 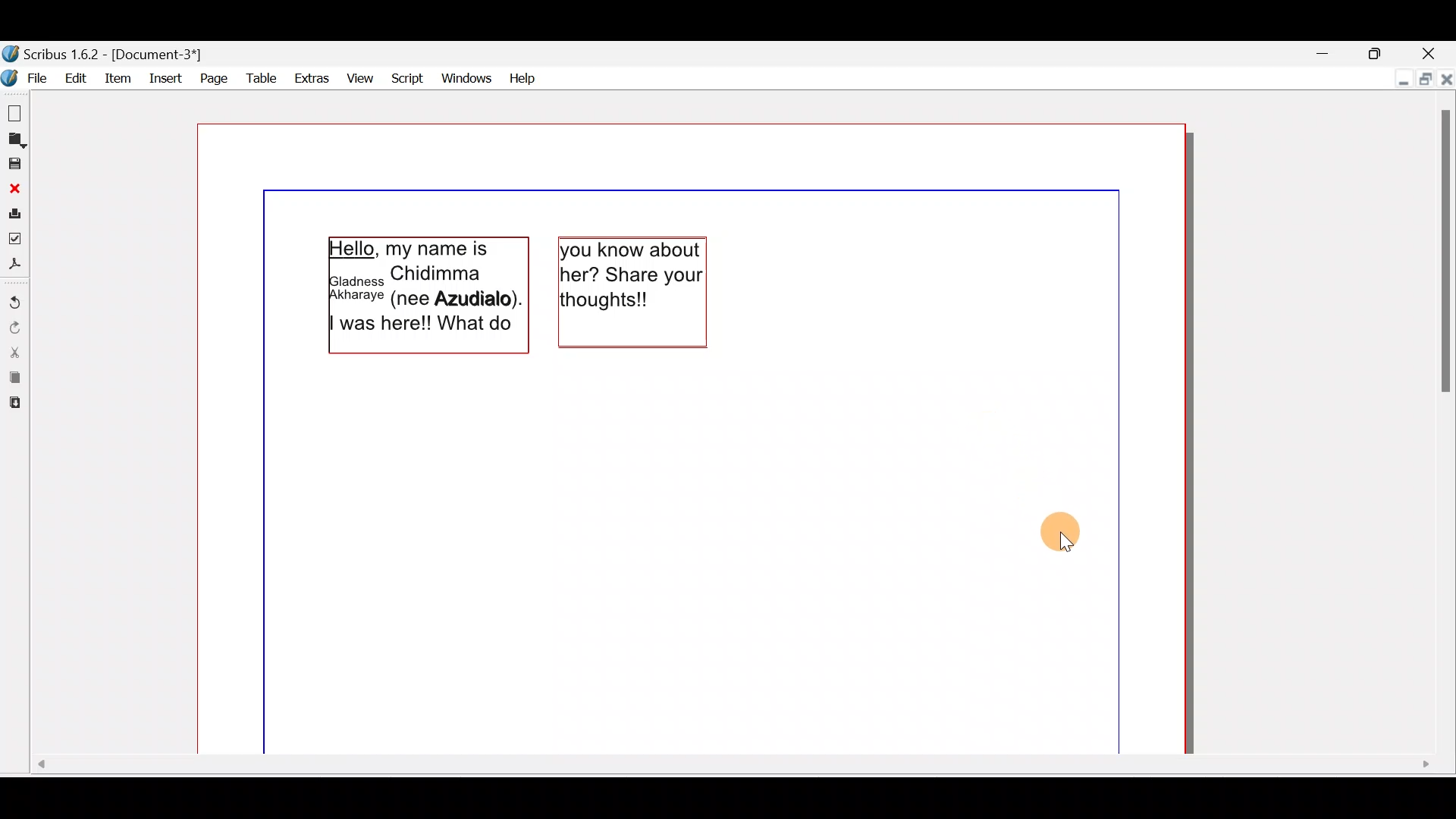 I want to click on Copy, so click(x=14, y=378).